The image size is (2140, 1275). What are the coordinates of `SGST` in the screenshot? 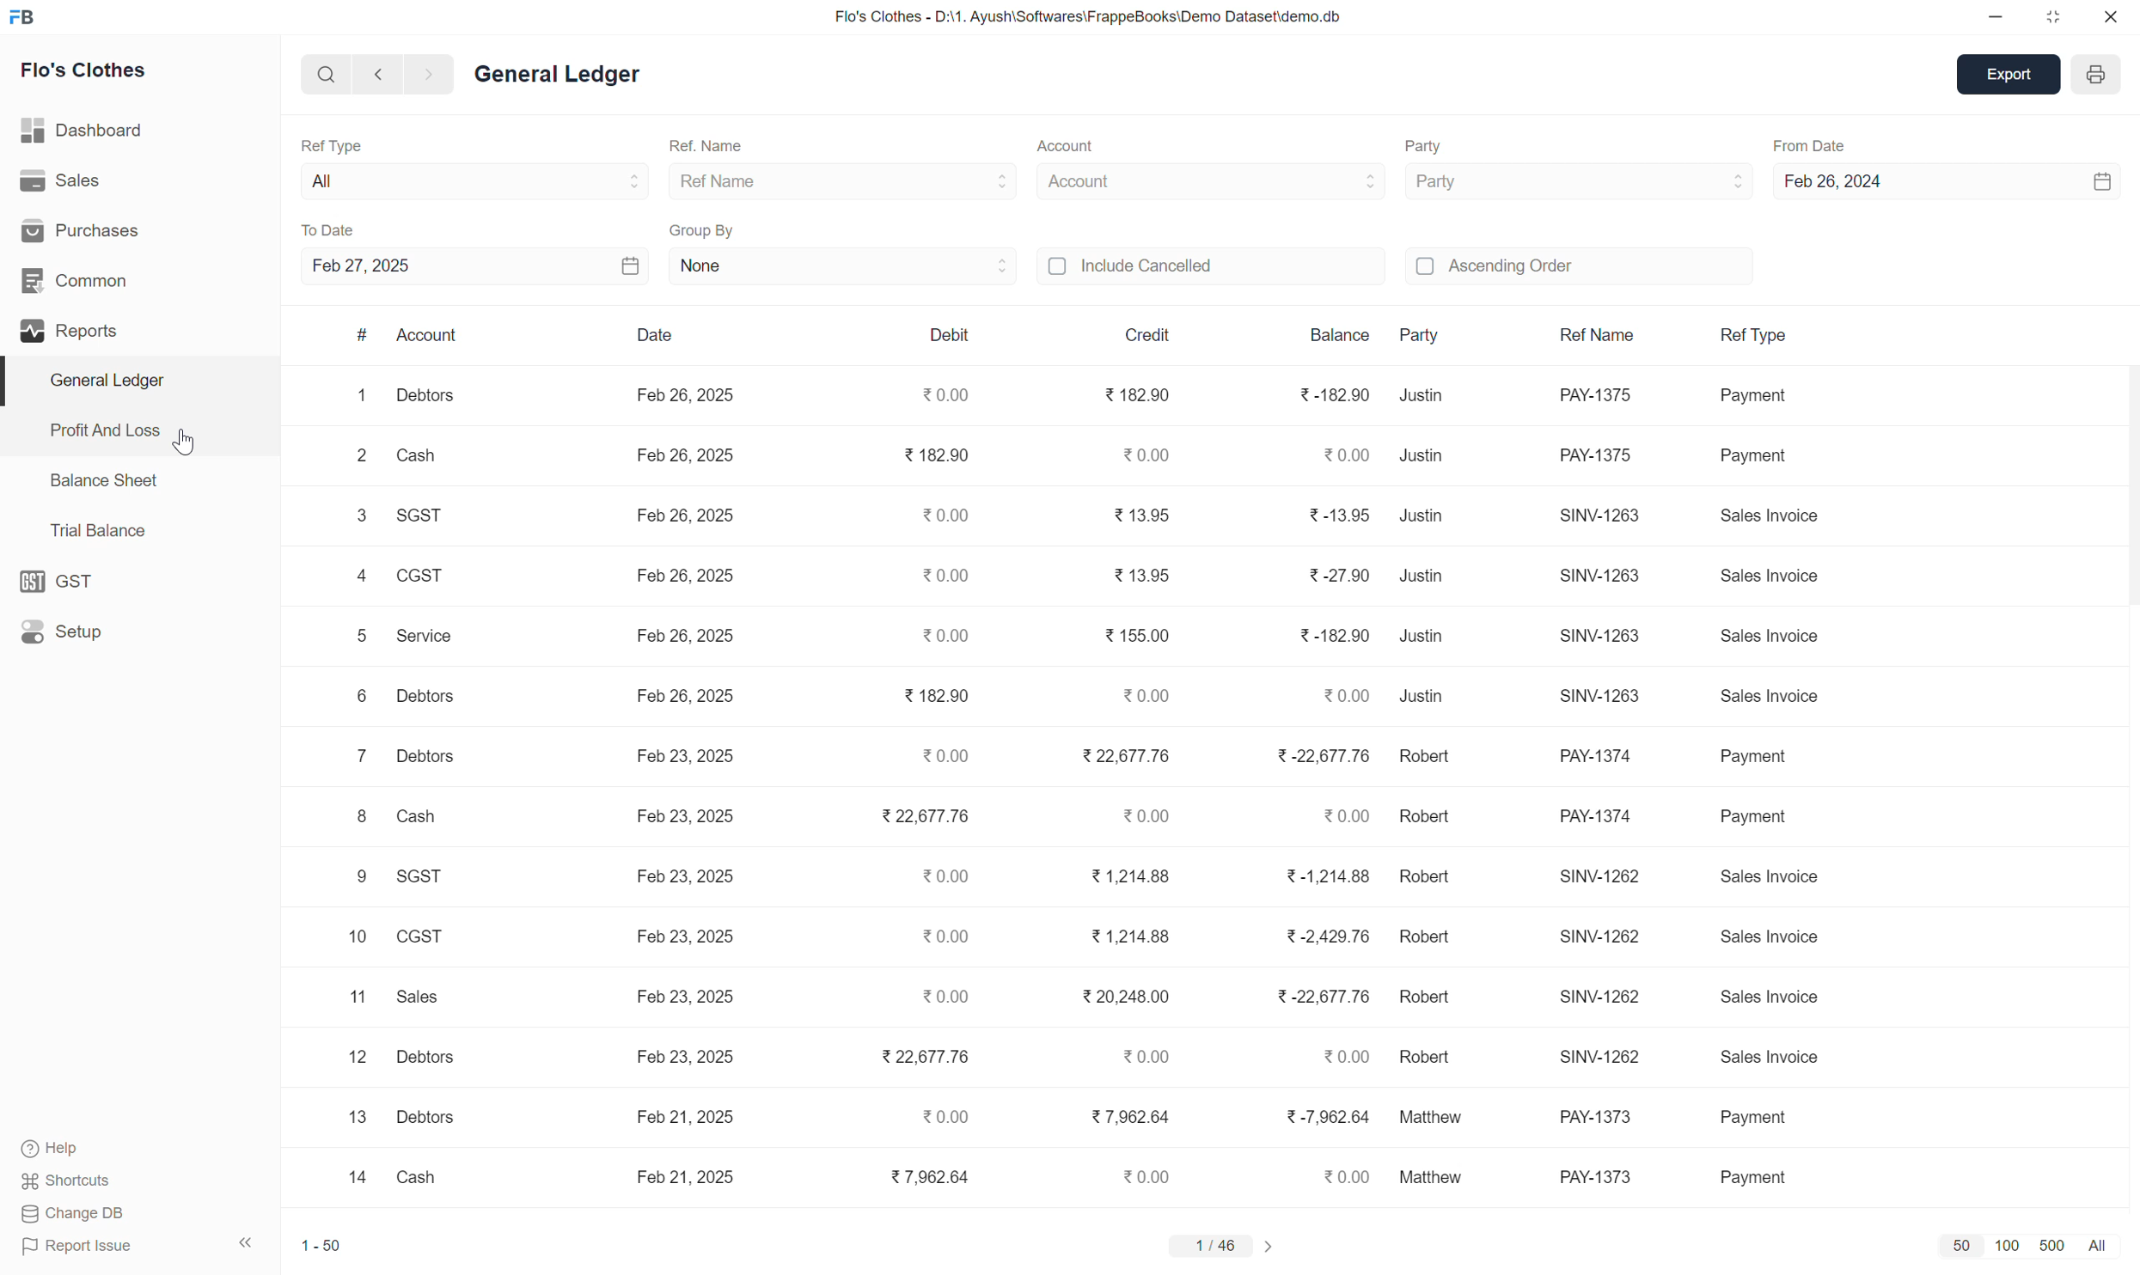 It's located at (425, 882).